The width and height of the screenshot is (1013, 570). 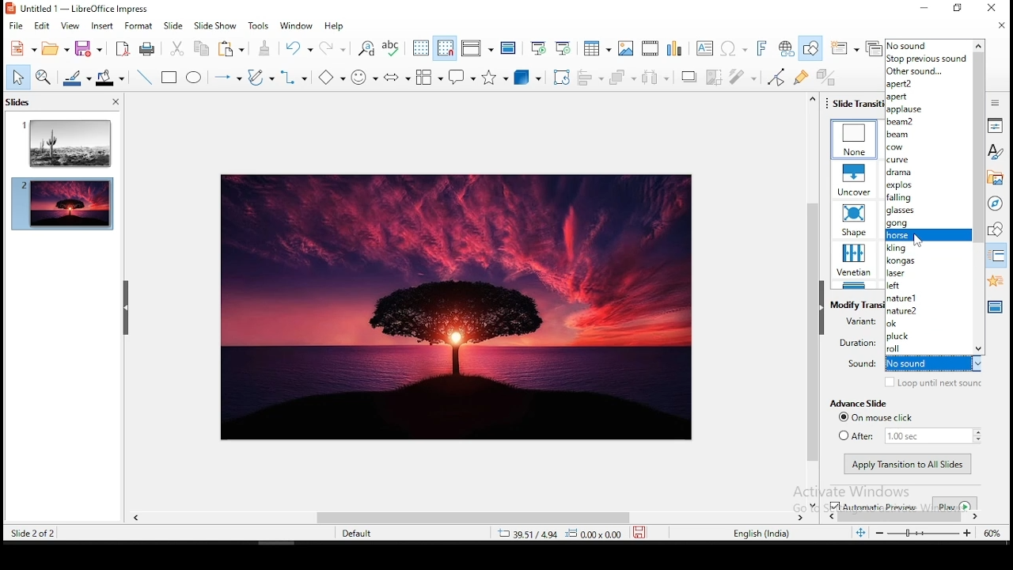 I want to click on edit, so click(x=44, y=27).